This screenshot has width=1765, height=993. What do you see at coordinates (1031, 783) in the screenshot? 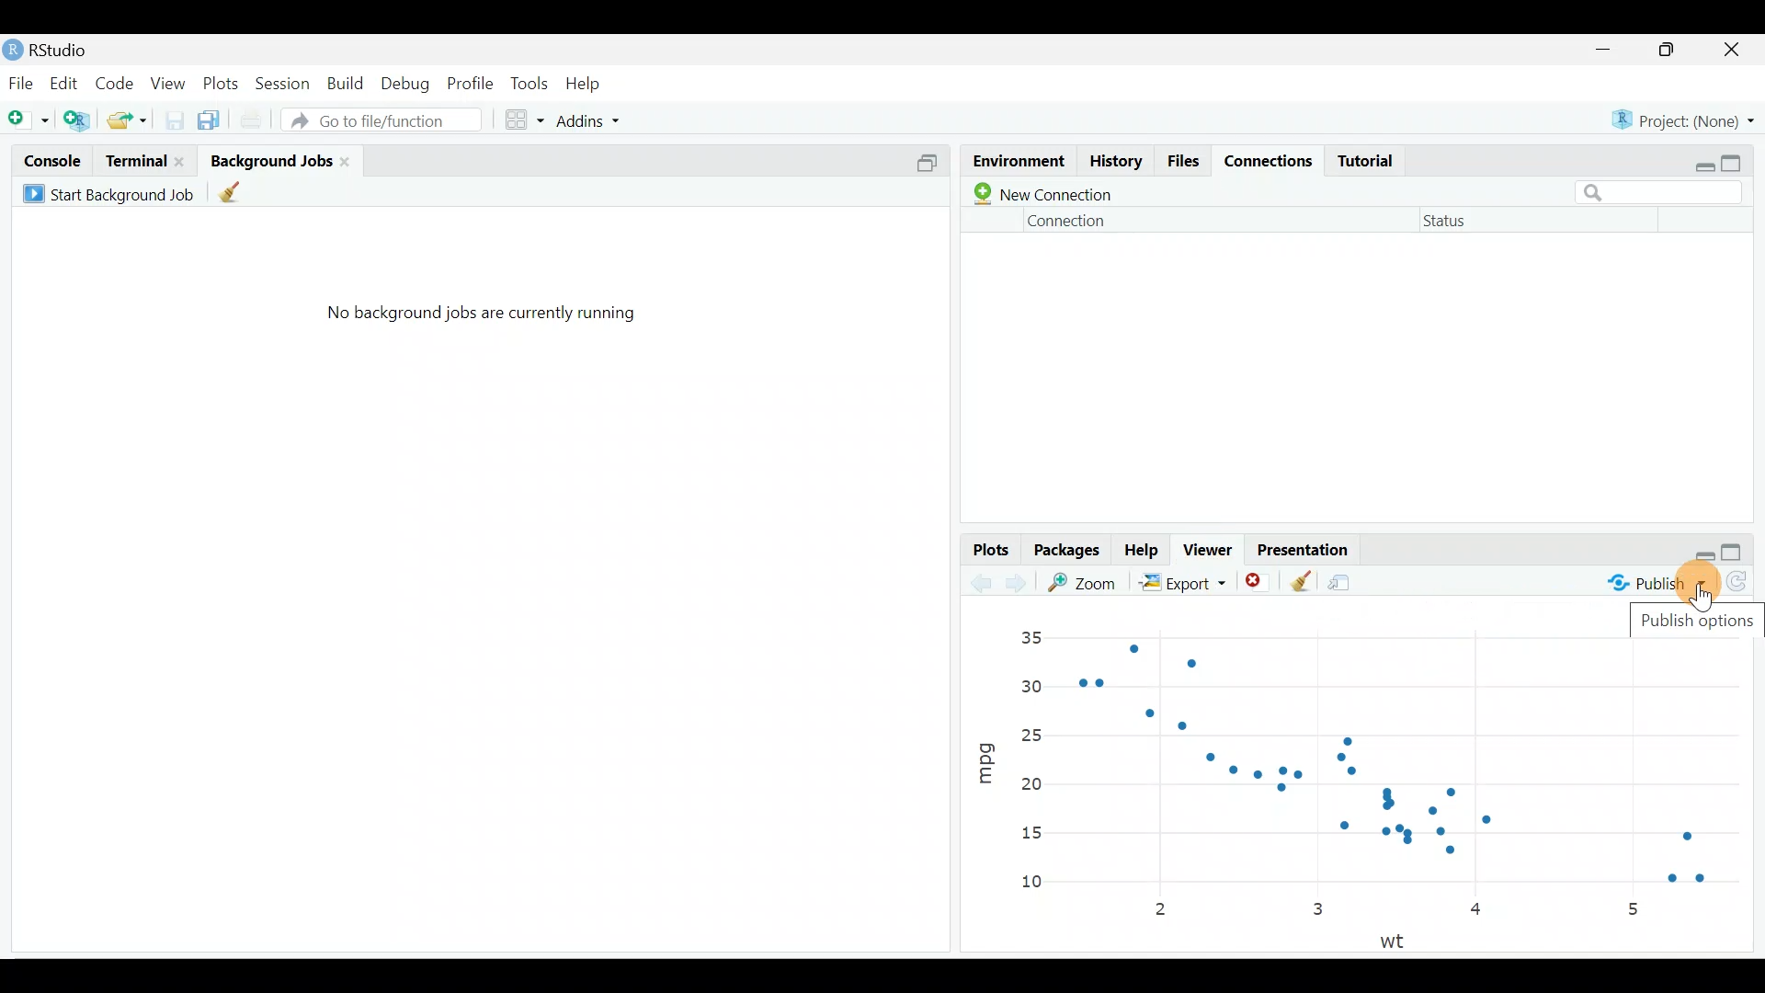
I see `20` at bounding box center [1031, 783].